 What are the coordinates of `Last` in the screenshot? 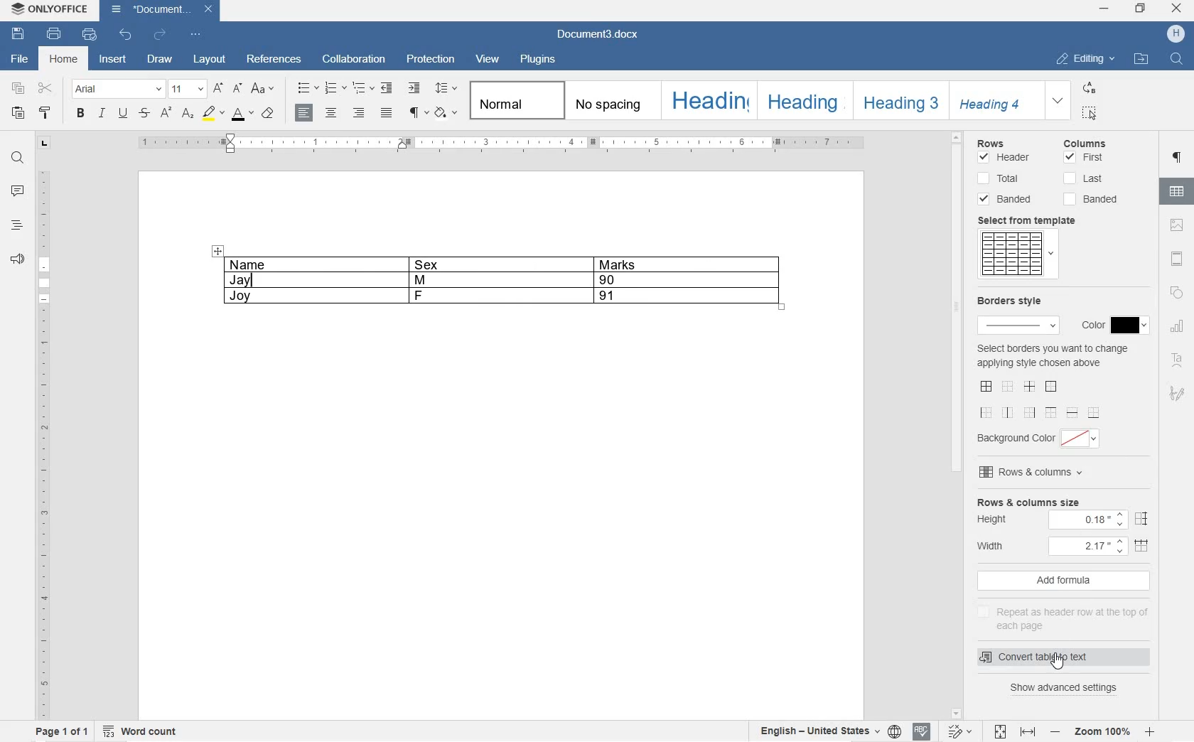 It's located at (1084, 178).